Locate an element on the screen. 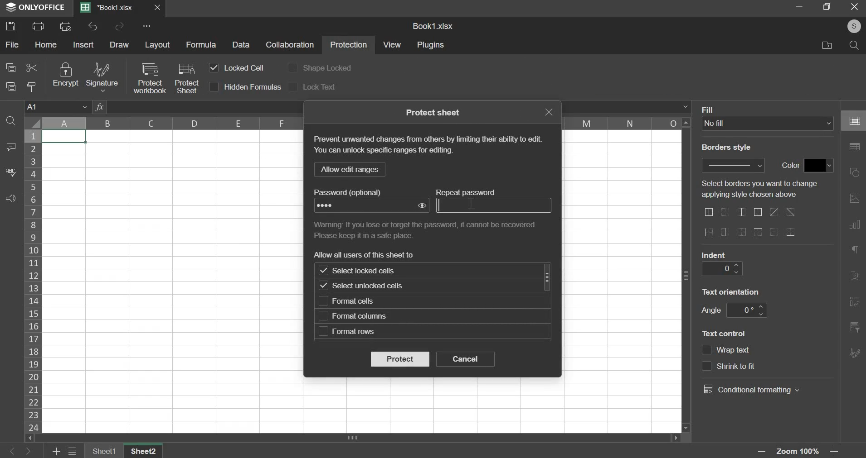  left is located at coordinates (14, 452).